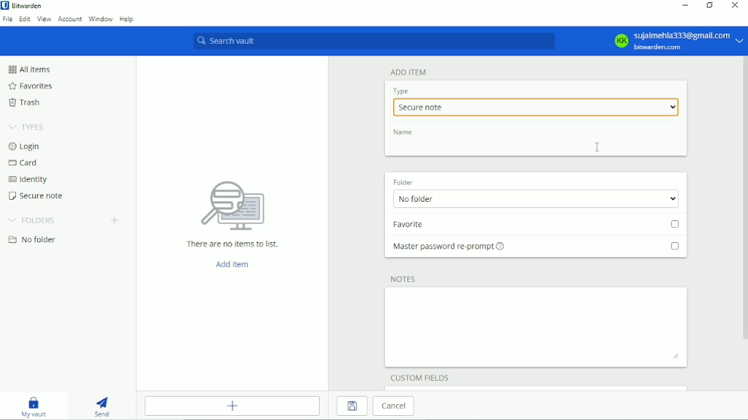 The image size is (748, 420). What do you see at coordinates (536, 250) in the screenshot?
I see `Master password re-prompt` at bounding box center [536, 250].